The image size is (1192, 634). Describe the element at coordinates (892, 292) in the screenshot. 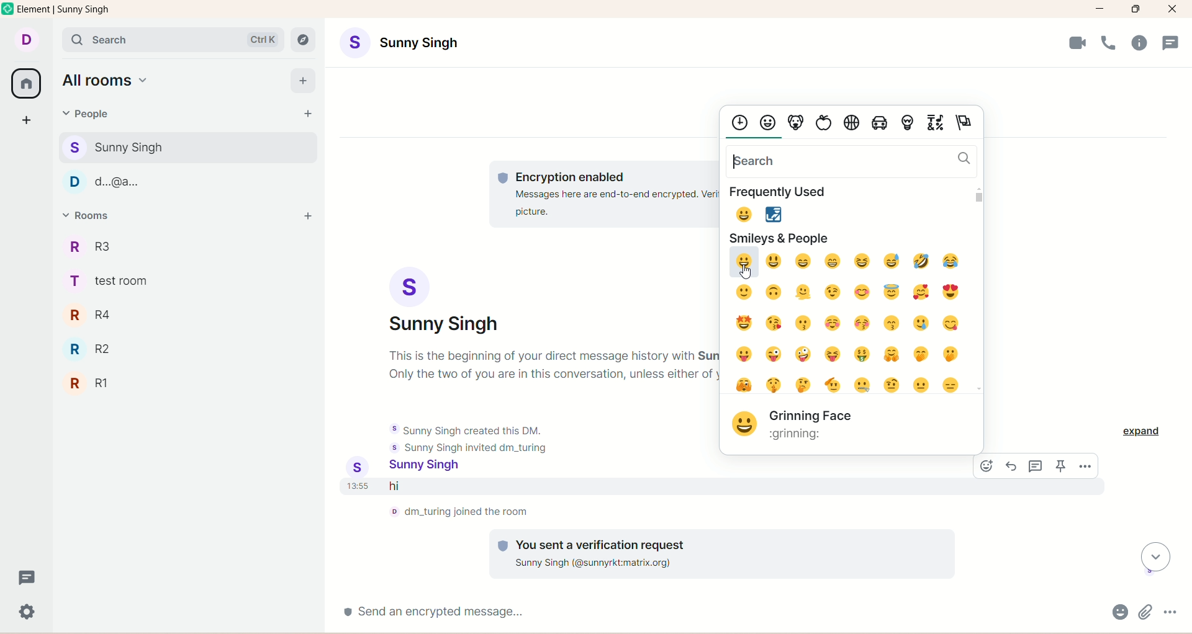

I see `Smiling face with halo` at that location.